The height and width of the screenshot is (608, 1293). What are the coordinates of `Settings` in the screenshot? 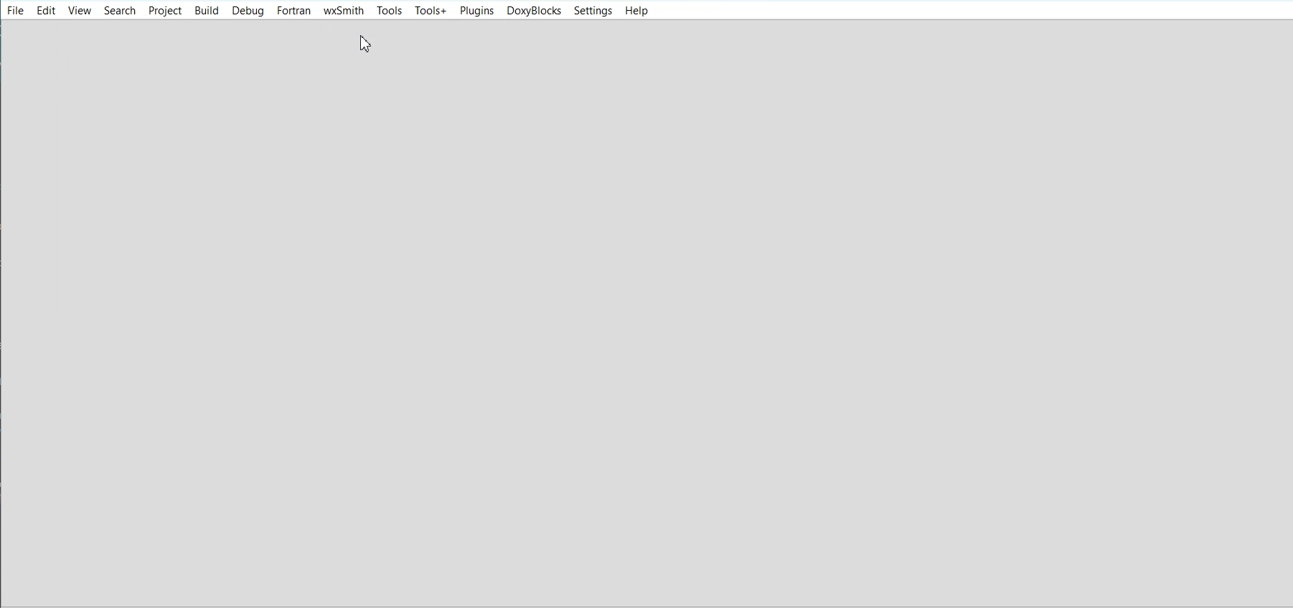 It's located at (593, 11).